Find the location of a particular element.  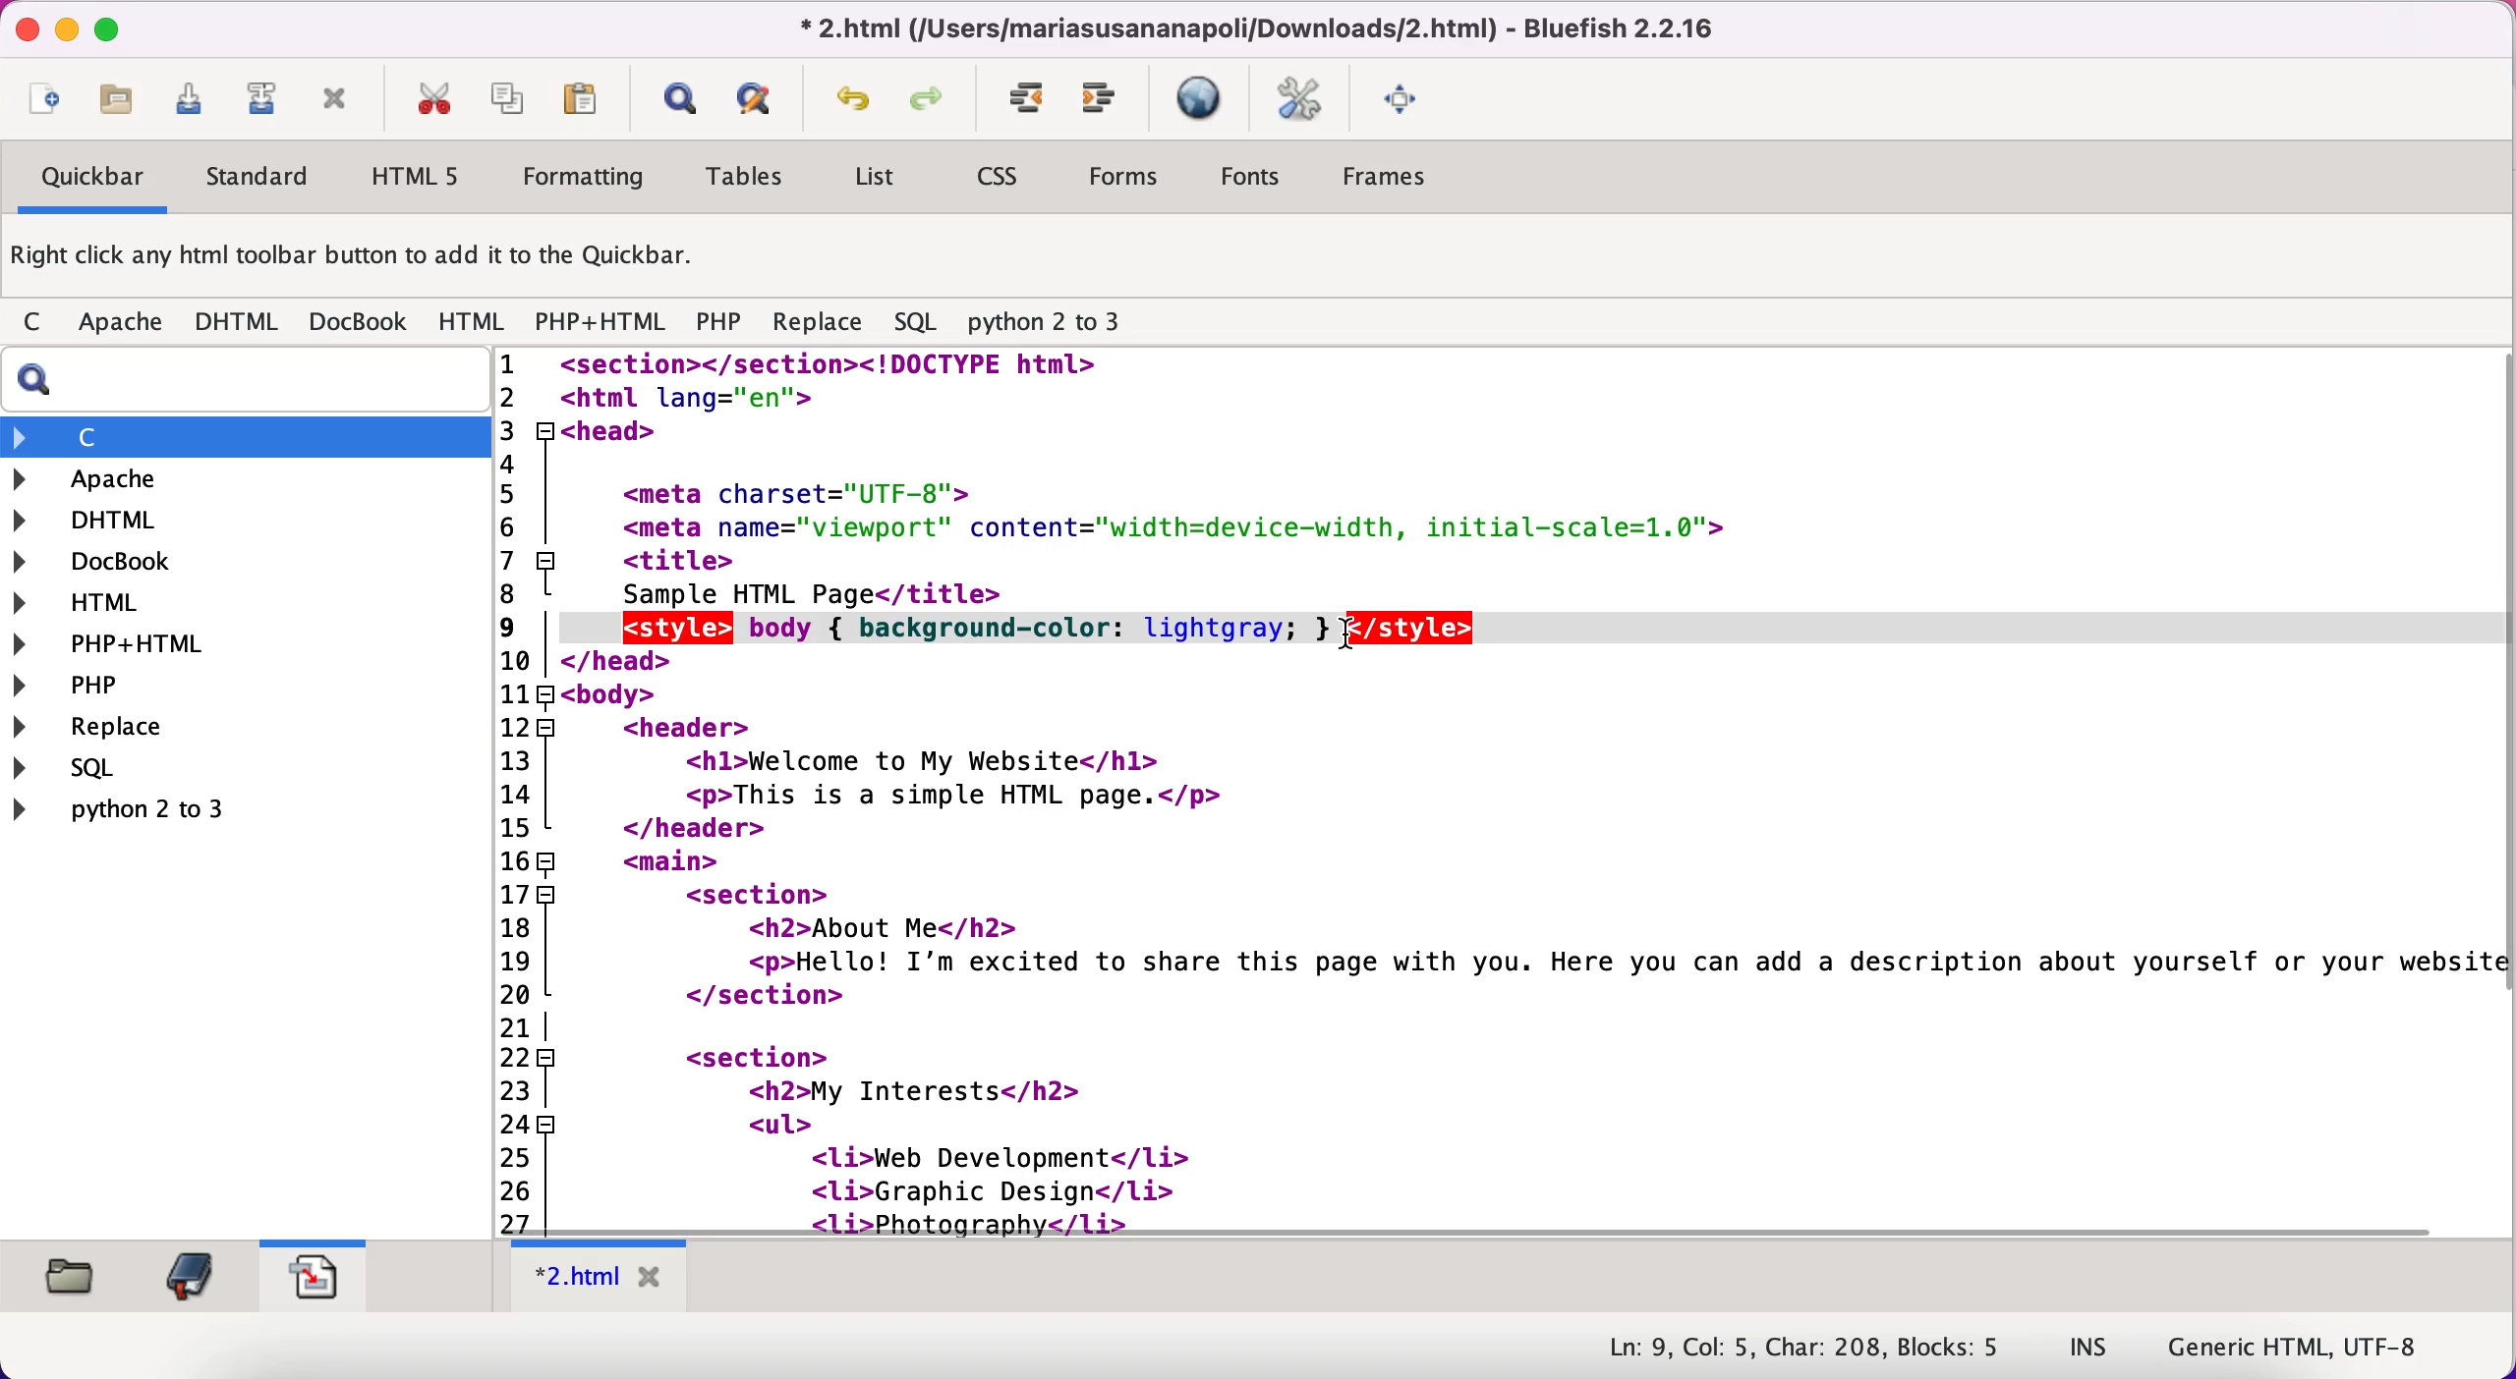

apache is located at coordinates (124, 326).